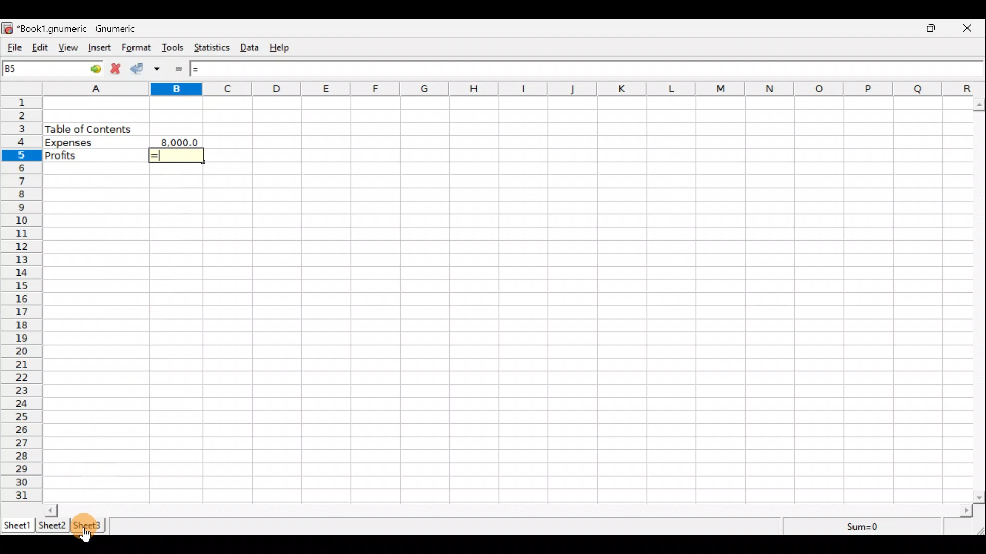  I want to click on Sheet 2, so click(52, 526).